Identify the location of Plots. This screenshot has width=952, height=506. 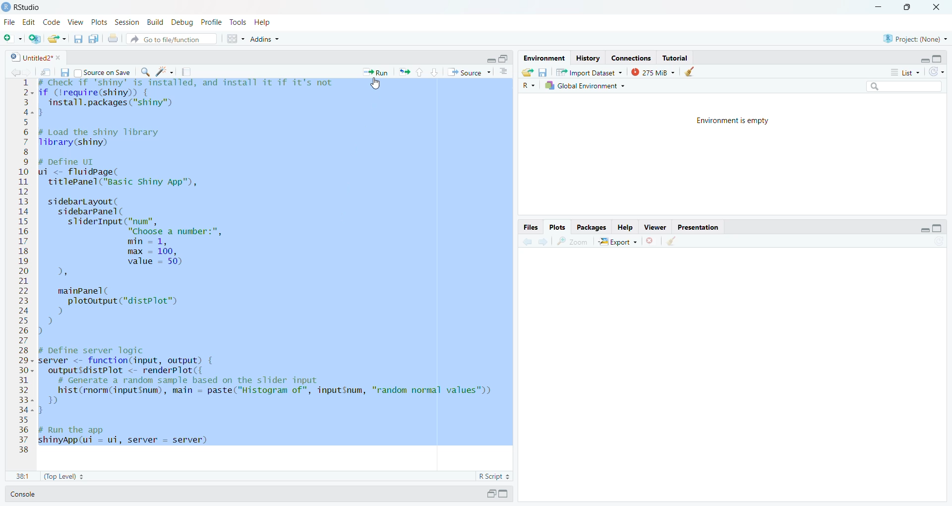
(556, 227).